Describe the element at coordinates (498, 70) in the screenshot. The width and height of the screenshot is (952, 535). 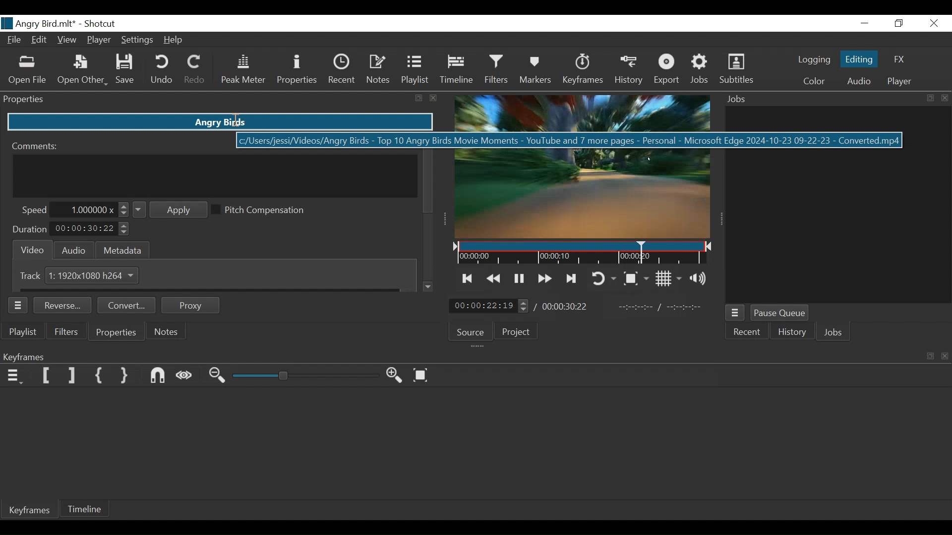
I see `Filters` at that location.